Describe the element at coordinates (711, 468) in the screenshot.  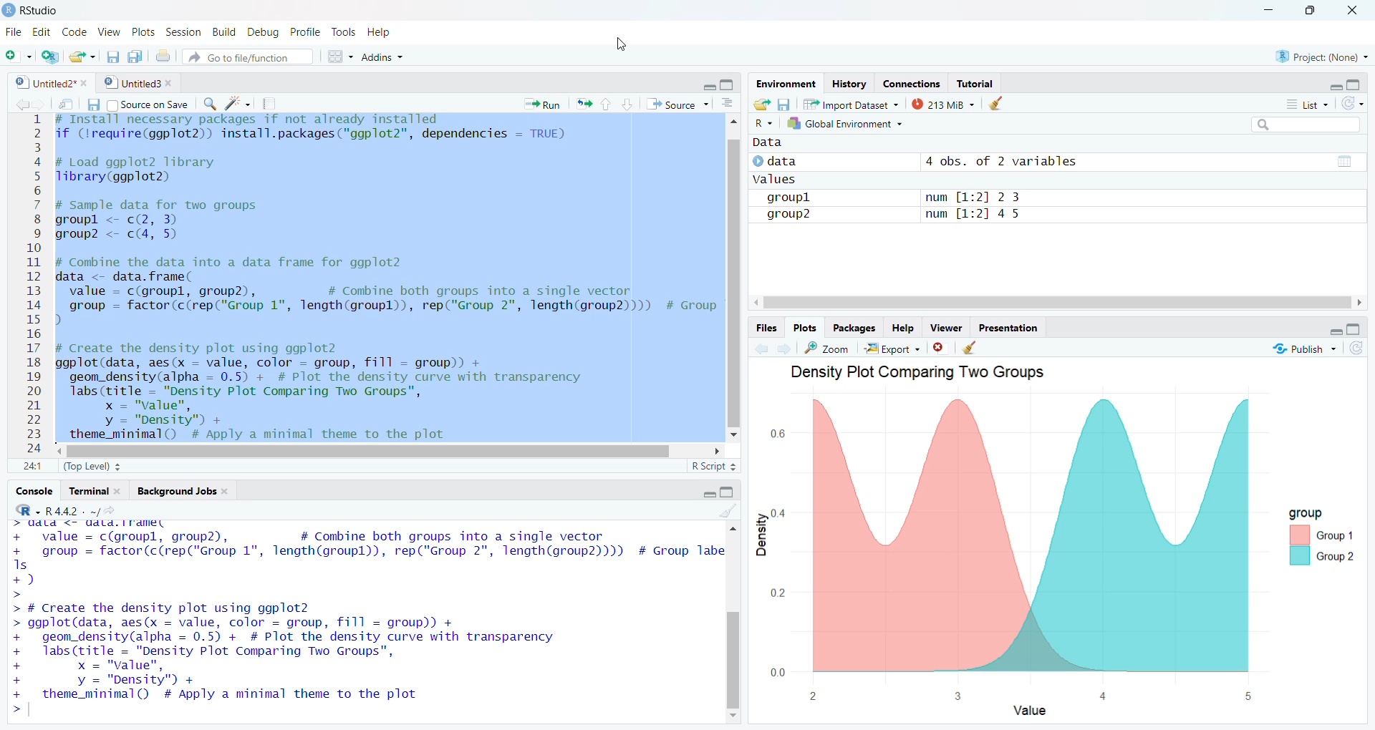
I see `R SCRIPT` at that location.